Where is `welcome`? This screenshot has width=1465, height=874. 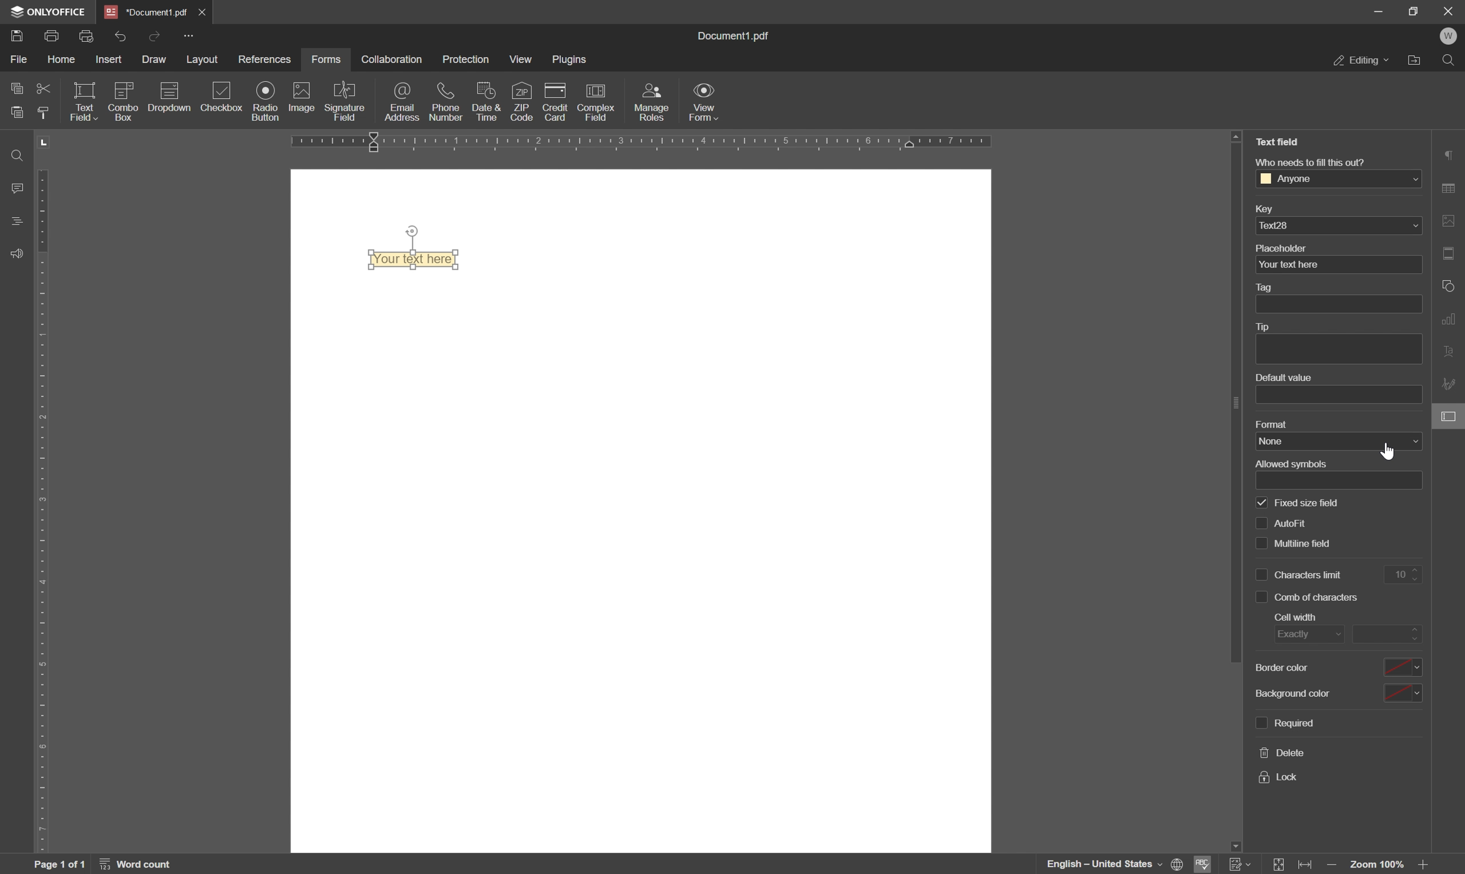 welcome is located at coordinates (1450, 36).